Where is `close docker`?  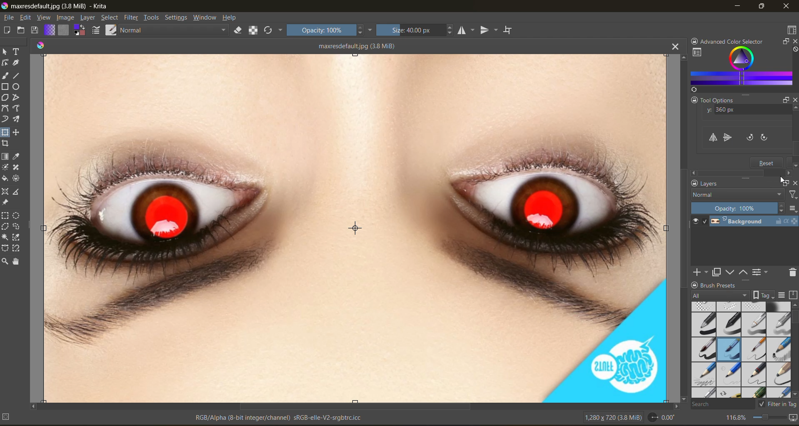
close docker is located at coordinates (794, 185).